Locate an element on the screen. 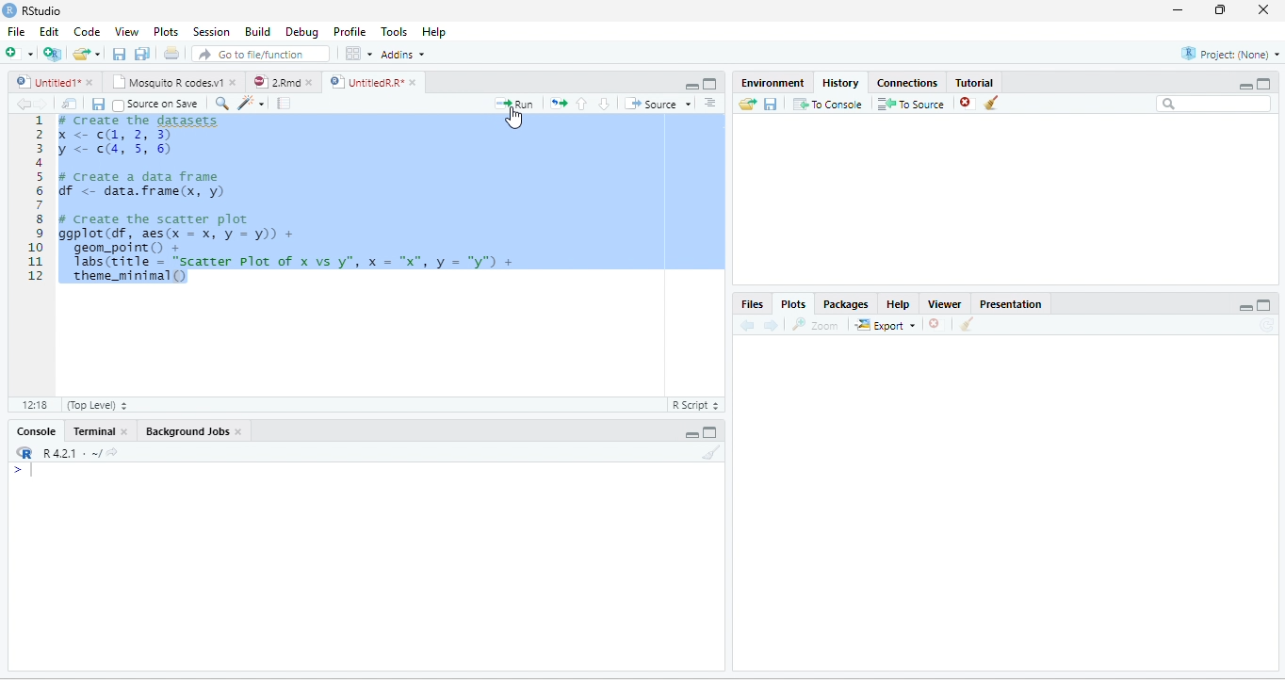 The image size is (1285, 680). To Console is located at coordinates (828, 105).